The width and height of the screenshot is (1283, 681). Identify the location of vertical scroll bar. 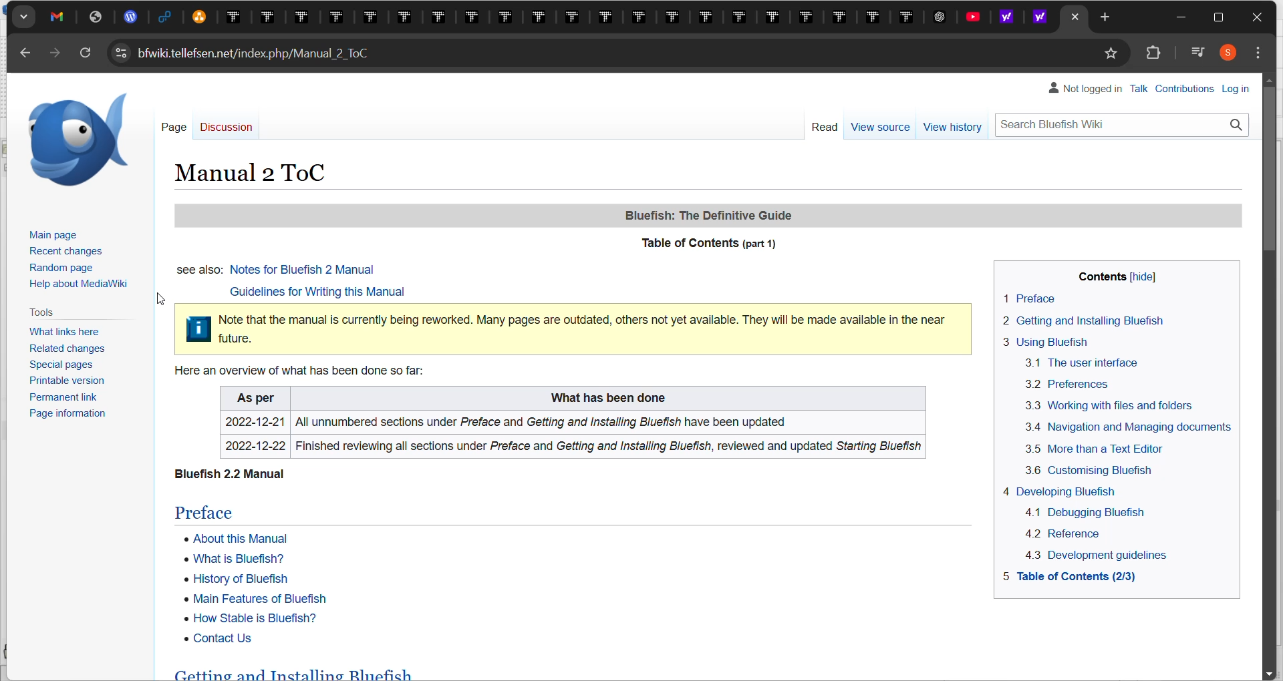
(1270, 174).